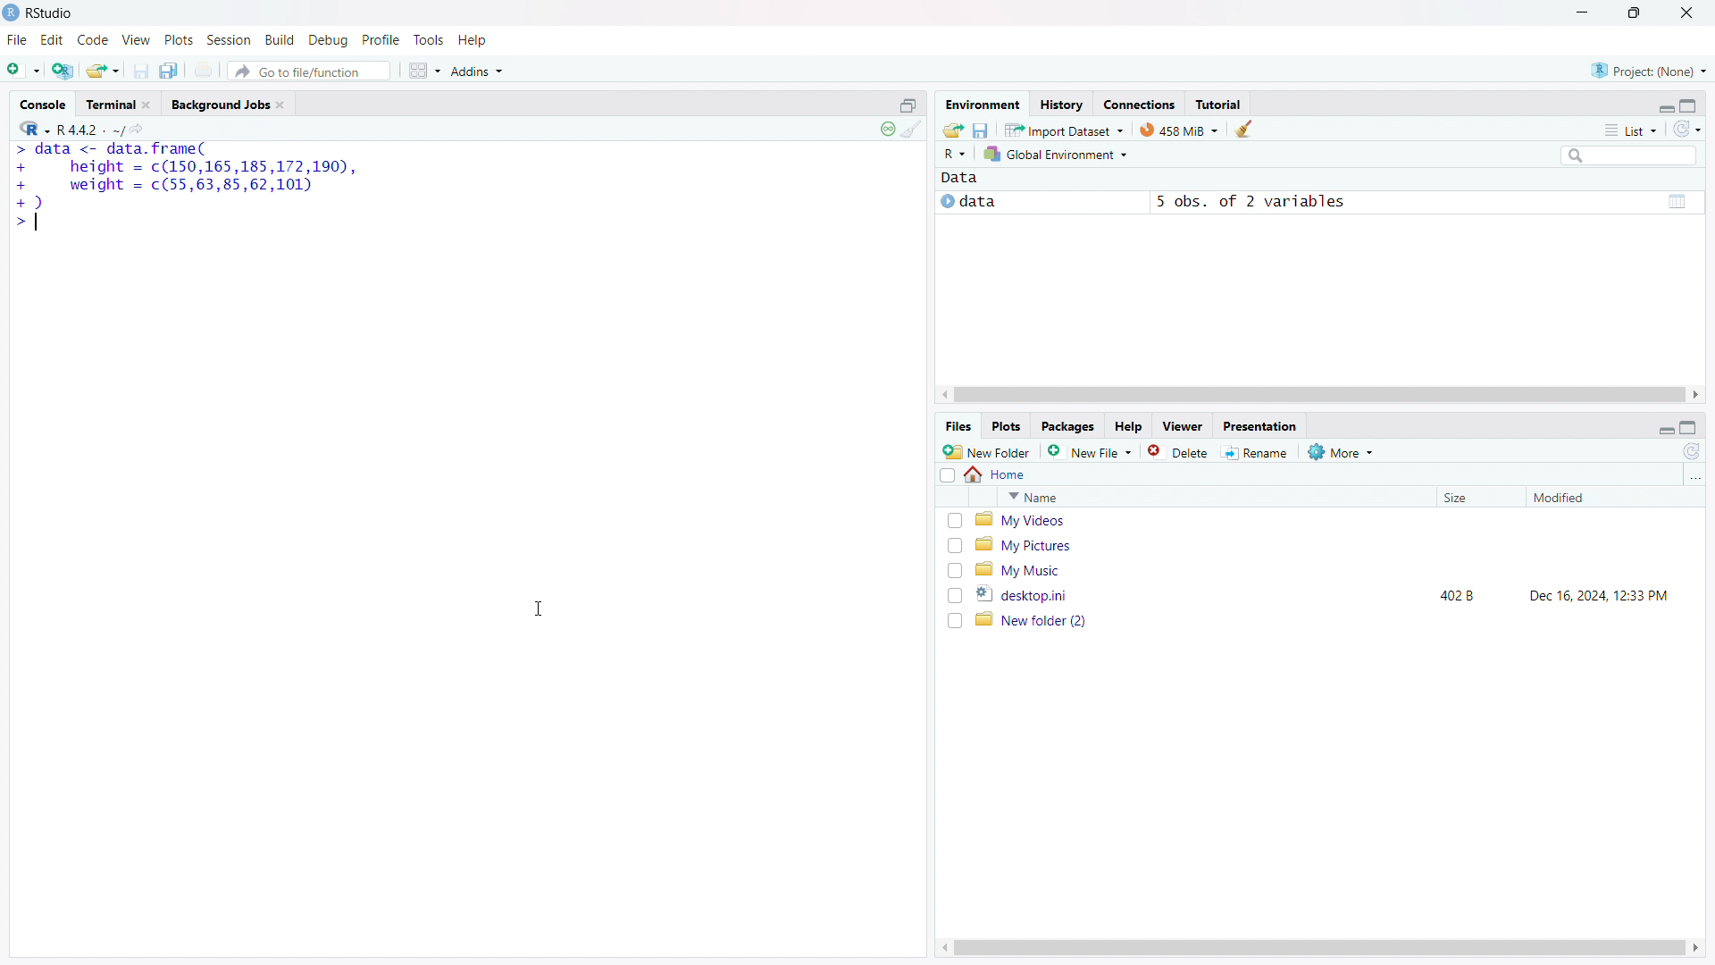  Describe the element at coordinates (1008, 427) in the screenshot. I see `plots` at that location.